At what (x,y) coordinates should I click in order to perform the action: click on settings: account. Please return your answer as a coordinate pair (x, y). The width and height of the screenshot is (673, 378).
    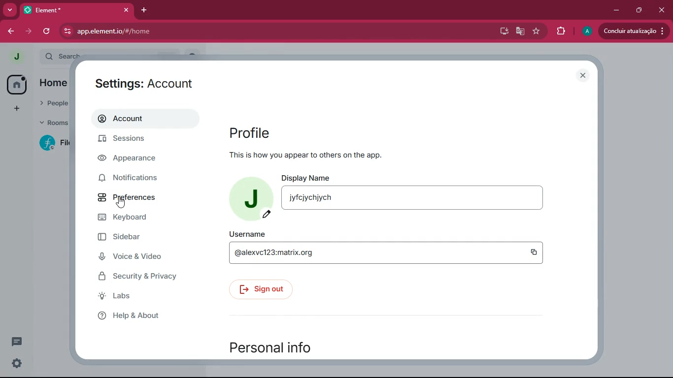
    Looking at the image, I should click on (148, 84).